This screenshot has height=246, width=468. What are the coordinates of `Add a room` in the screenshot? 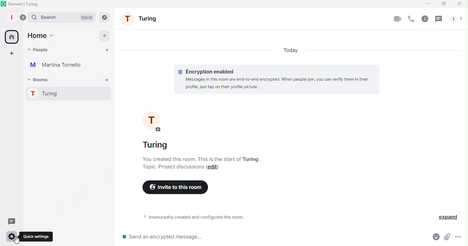 It's located at (107, 81).